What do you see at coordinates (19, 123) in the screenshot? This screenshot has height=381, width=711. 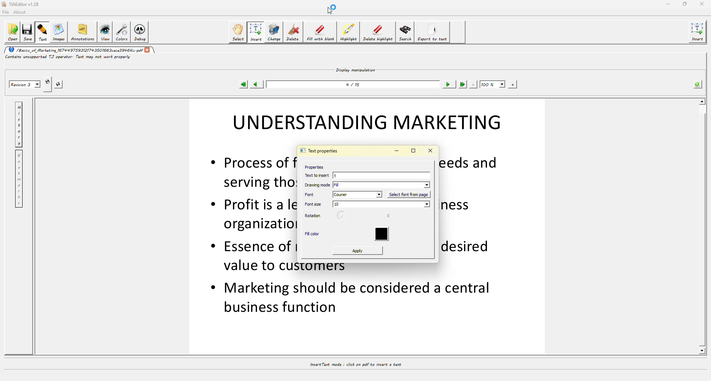 I see `history` at bounding box center [19, 123].